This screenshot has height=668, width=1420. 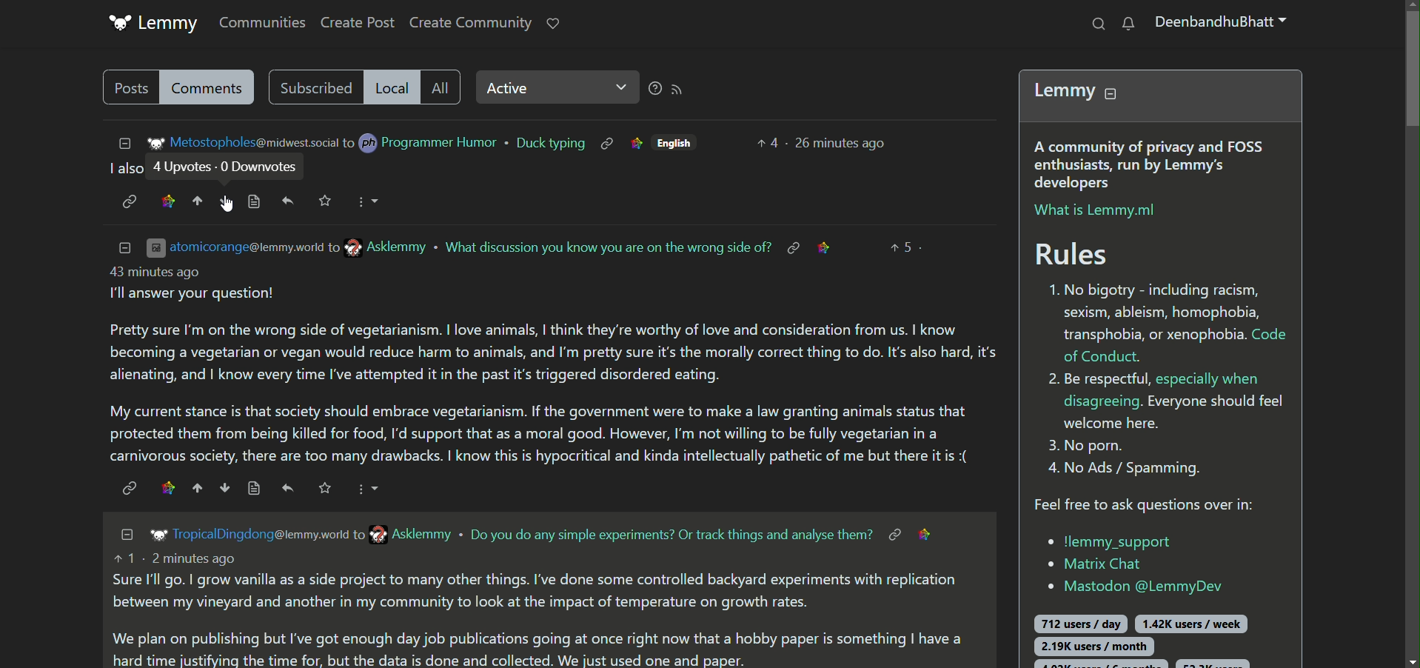 What do you see at coordinates (390, 87) in the screenshot?
I see `comment type` at bounding box center [390, 87].